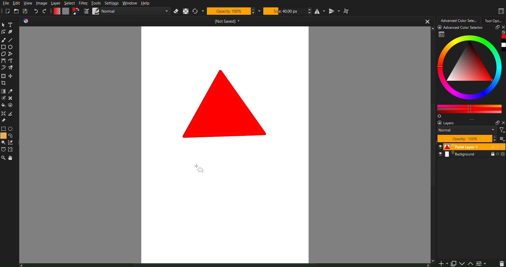 Image resolution: width=506 pixels, height=267 pixels. What do you see at coordinates (500, 11) in the screenshot?
I see `Workspaces` at bounding box center [500, 11].